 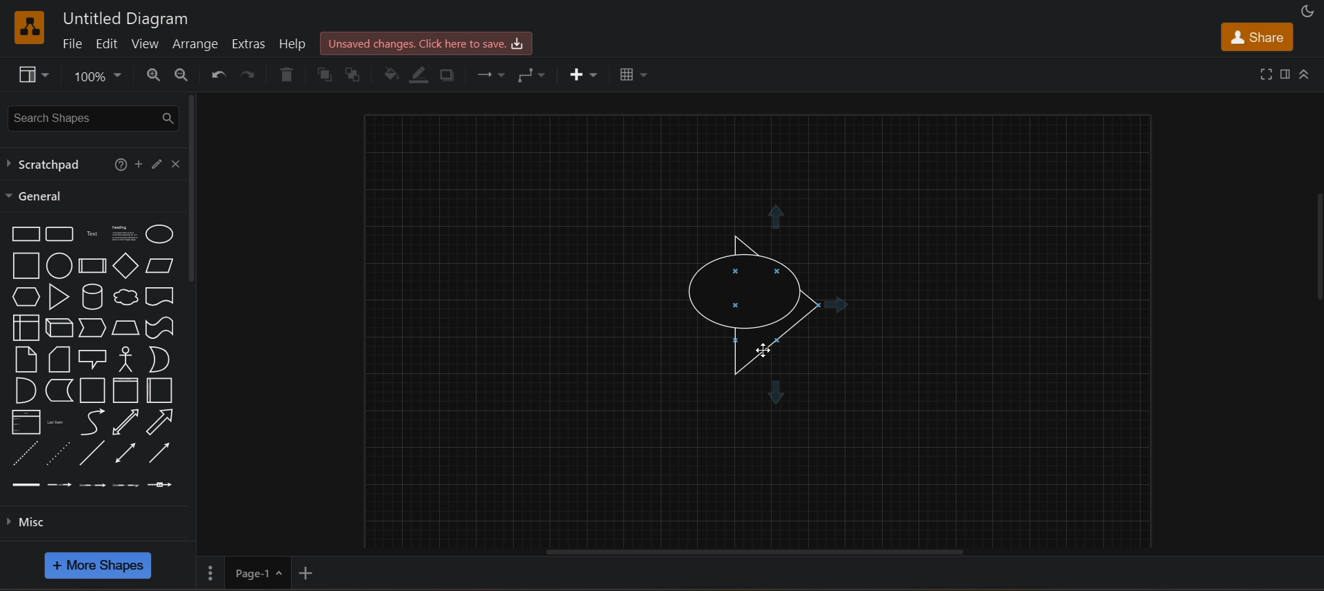 What do you see at coordinates (126, 359) in the screenshot?
I see `actor` at bounding box center [126, 359].